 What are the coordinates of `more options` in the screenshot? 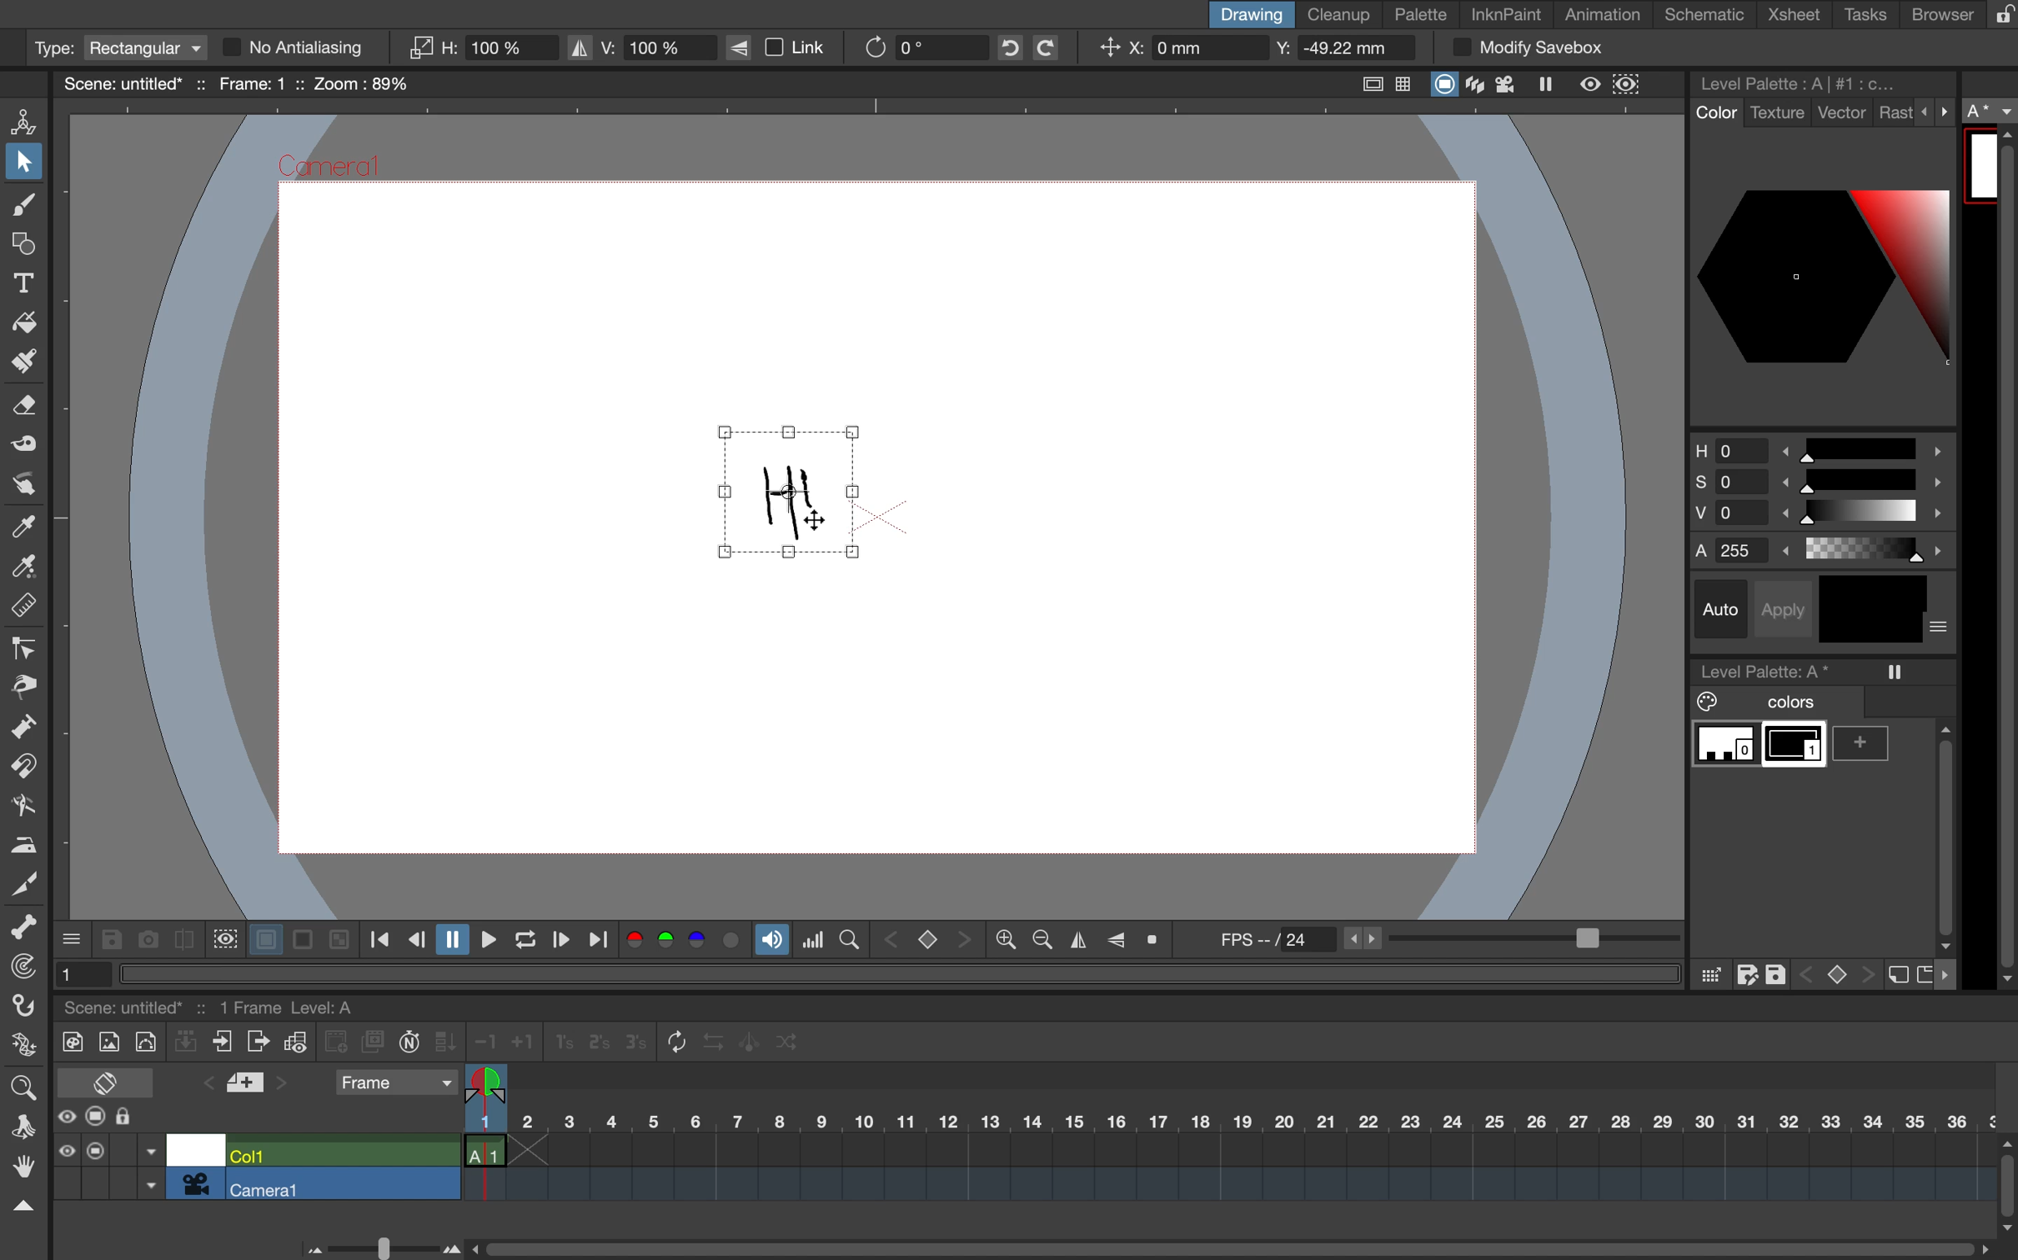 It's located at (1951, 975).